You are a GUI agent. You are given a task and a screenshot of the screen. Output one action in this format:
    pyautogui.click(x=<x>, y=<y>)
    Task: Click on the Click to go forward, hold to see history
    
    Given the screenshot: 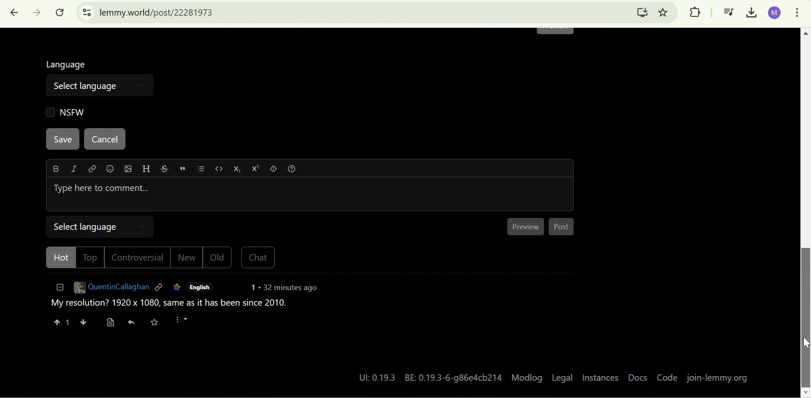 What is the action you would take?
    pyautogui.click(x=37, y=13)
    